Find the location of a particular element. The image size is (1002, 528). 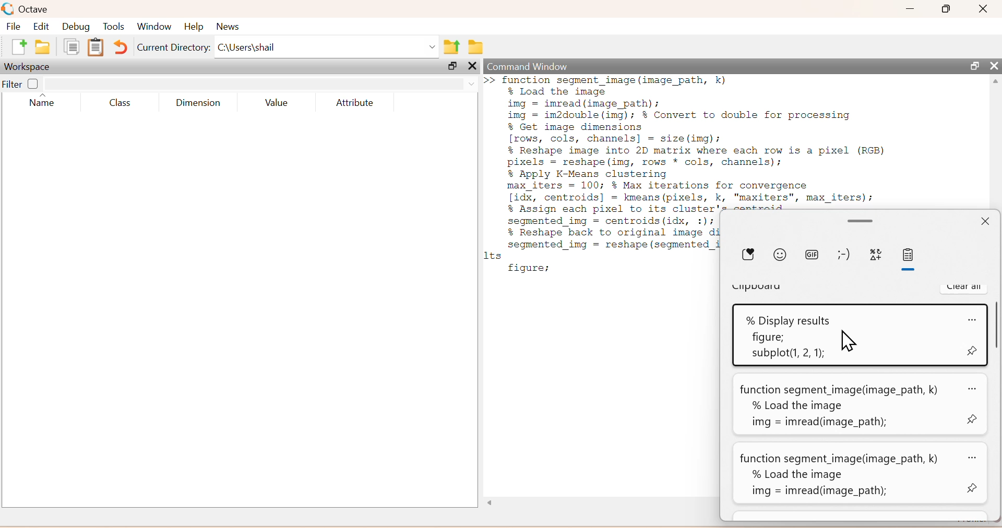

Undo is located at coordinates (122, 48).